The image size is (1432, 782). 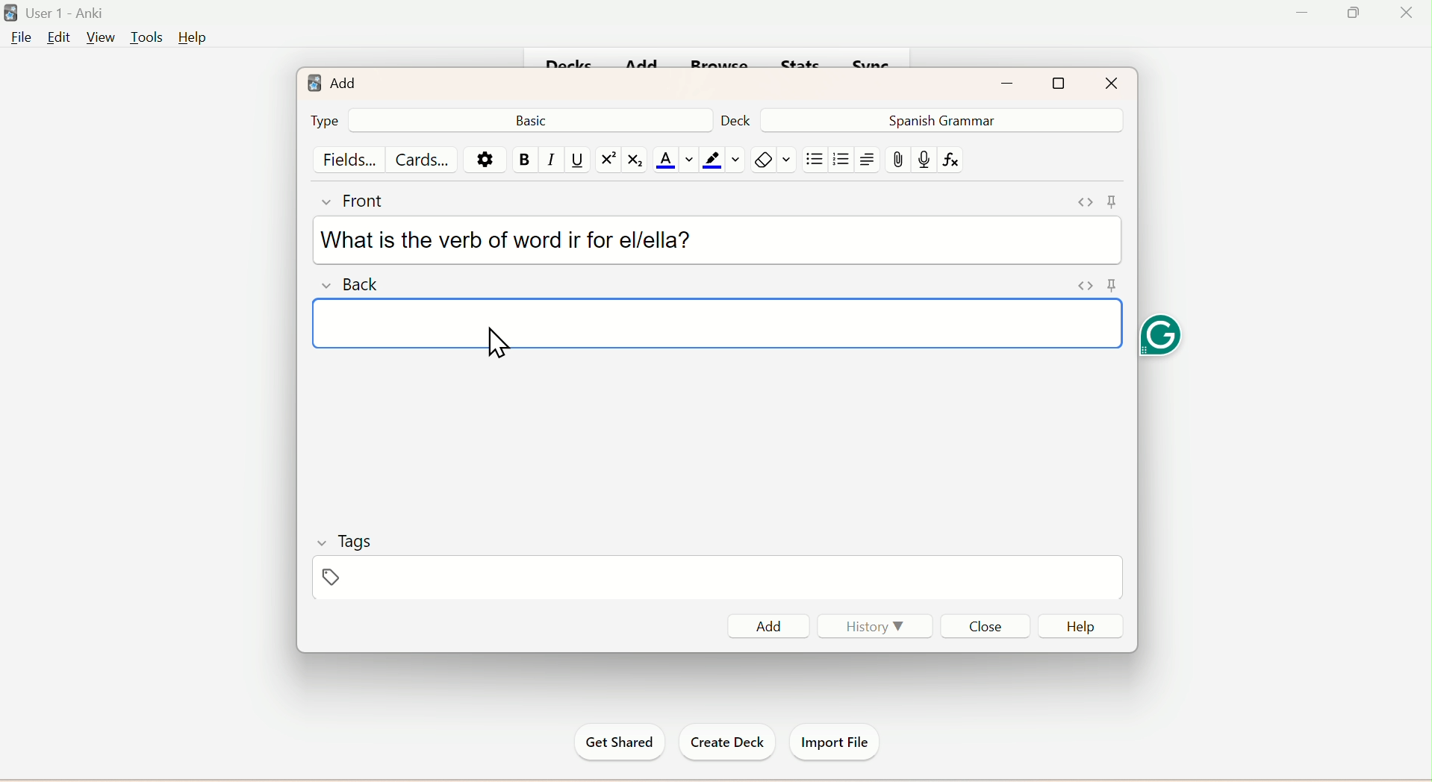 I want to click on Cards..., so click(x=425, y=159).